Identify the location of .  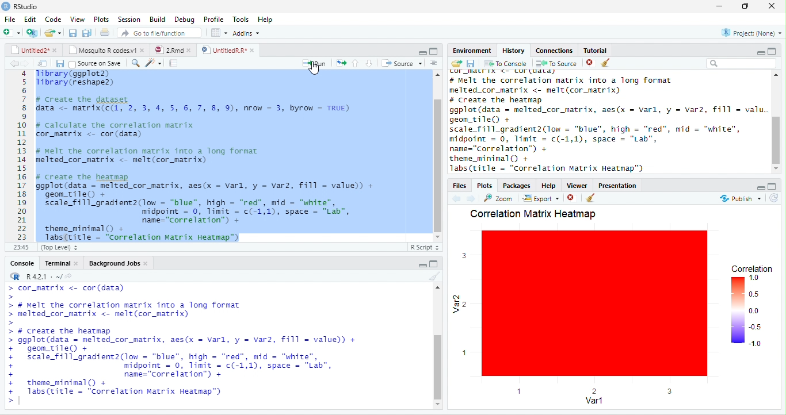
(88, 32).